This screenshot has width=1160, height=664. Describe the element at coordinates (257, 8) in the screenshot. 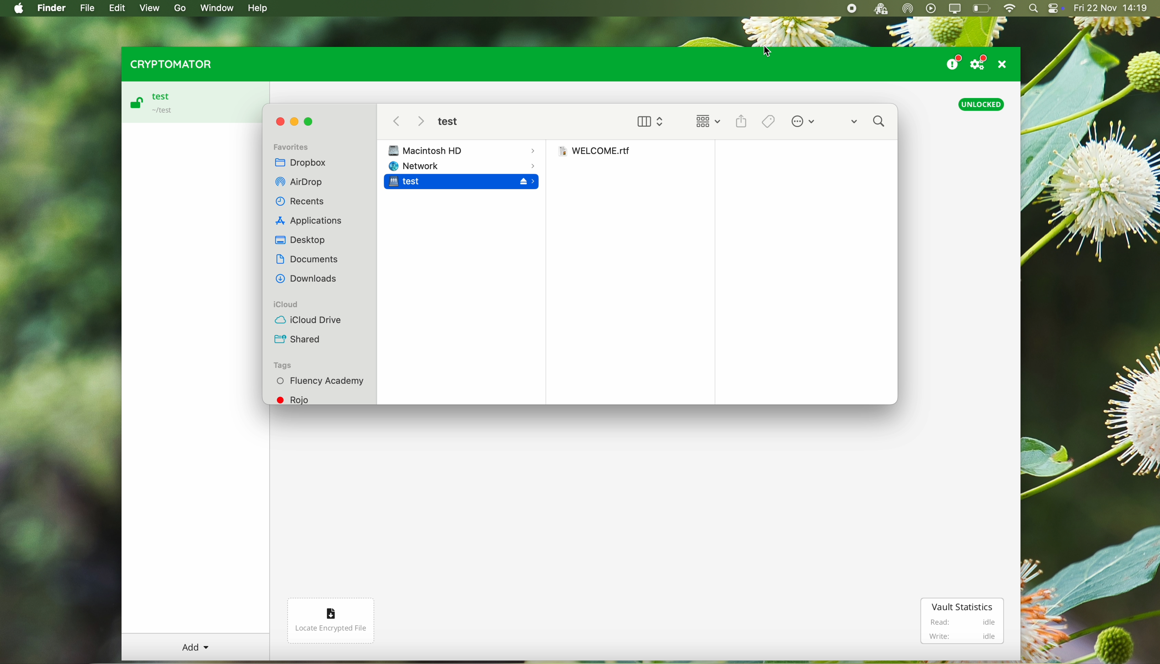

I see `Help` at that location.